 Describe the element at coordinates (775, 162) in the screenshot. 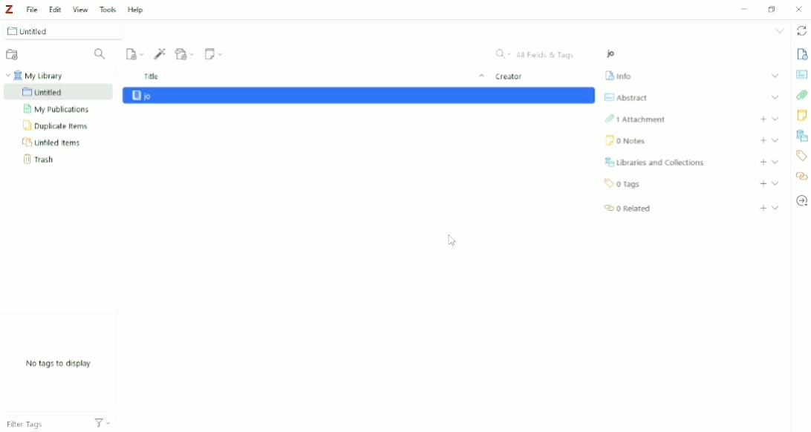

I see `Expand Section` at that location.